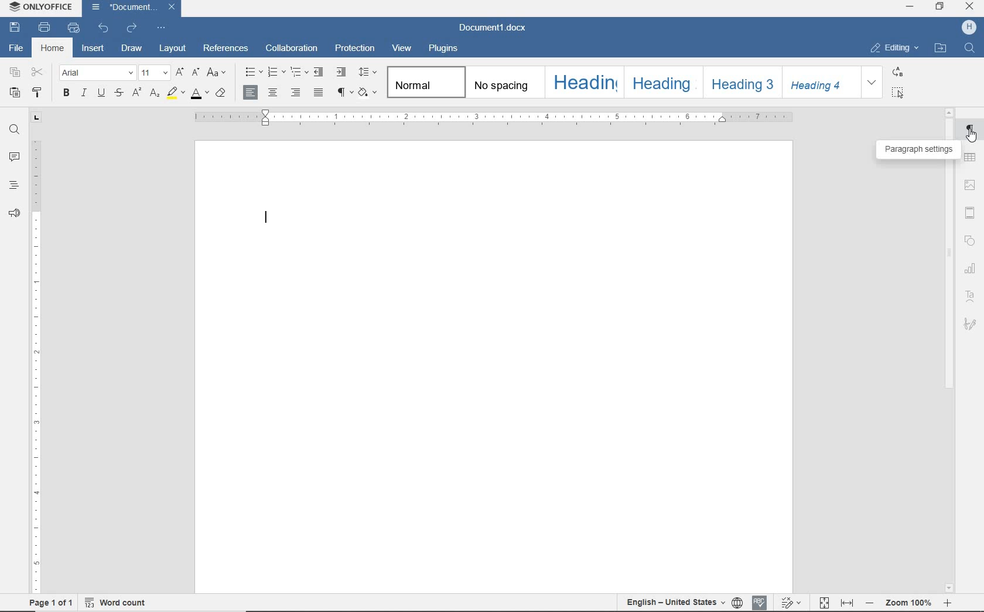  What do you see at coordinates (737, 602) in the screenshot?
I see `select document language` at bounding box center [737, 602].